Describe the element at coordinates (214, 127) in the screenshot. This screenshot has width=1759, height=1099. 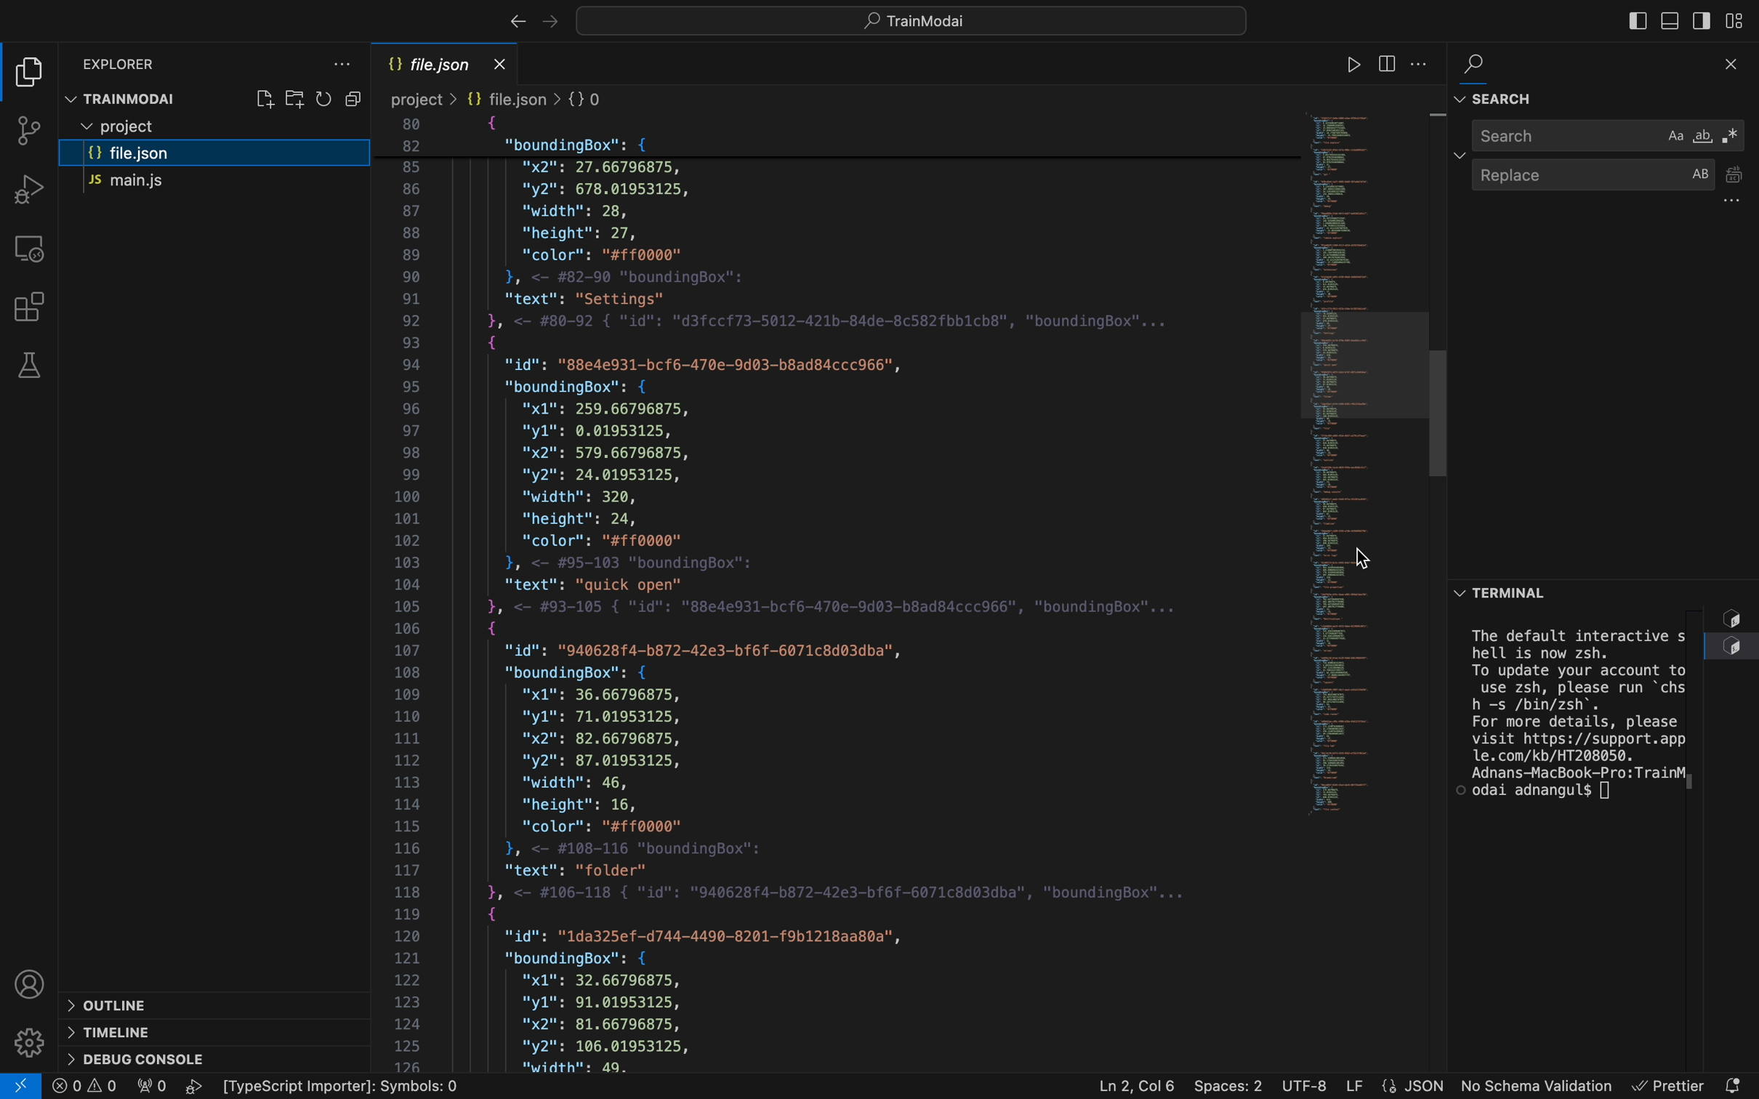
I see `files and folders` at that location.